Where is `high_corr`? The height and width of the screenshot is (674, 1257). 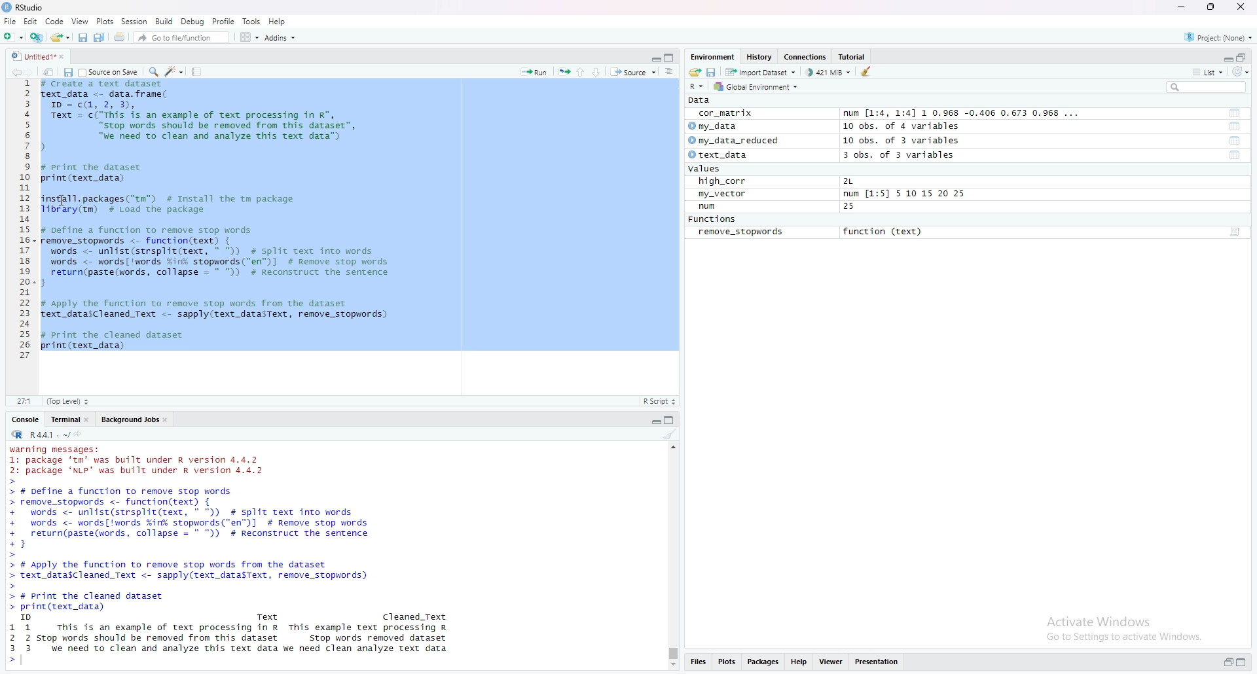
high_corr is located at coordinates (718, 181).